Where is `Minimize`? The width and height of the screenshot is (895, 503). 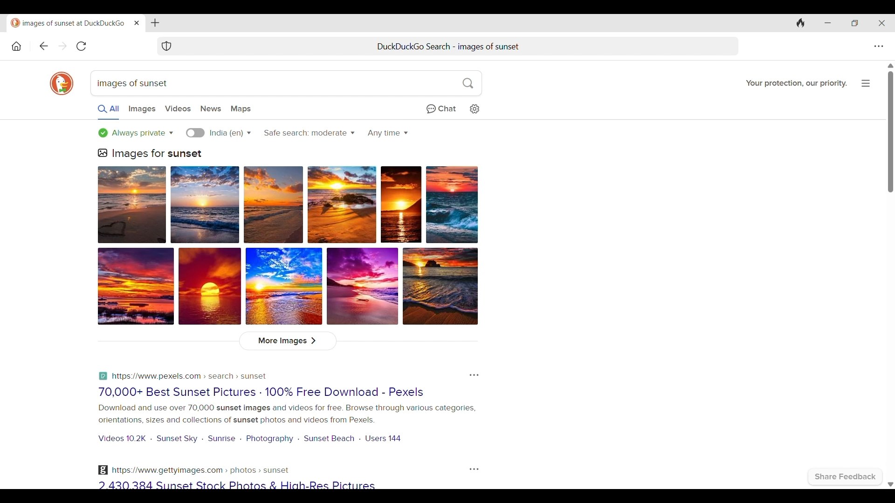
Minimize is located at coordinates (828, 23).